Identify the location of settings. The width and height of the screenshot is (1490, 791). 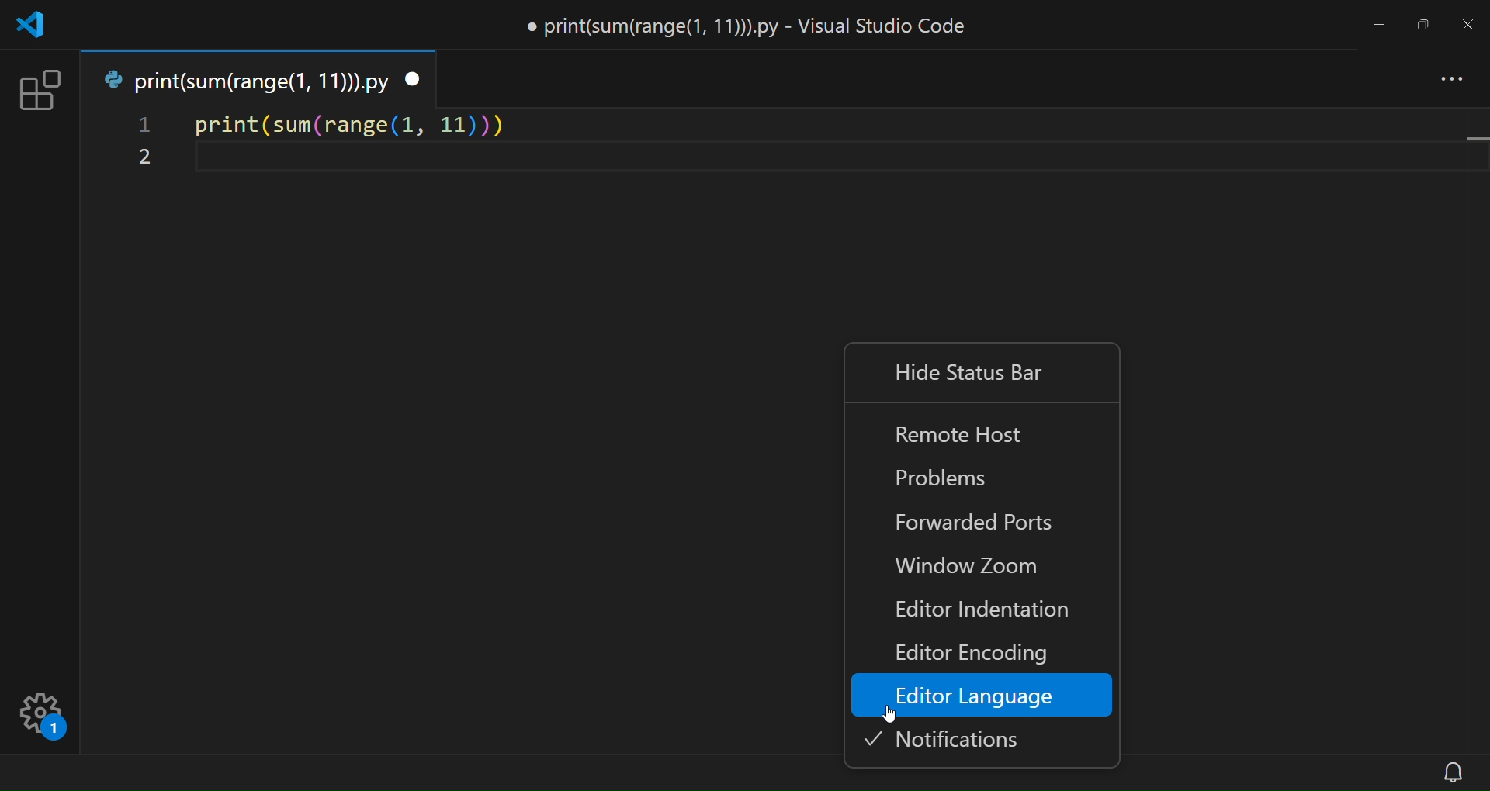
(55, 711).